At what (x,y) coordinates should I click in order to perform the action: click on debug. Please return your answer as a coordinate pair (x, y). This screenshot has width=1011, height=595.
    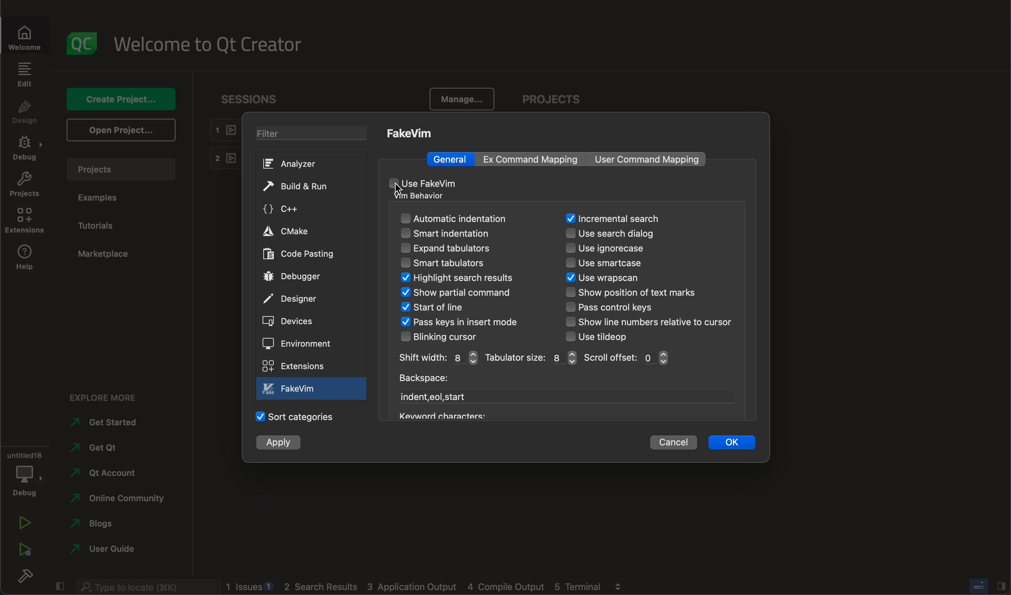
    Looking at the image, I should click on (26, 147).